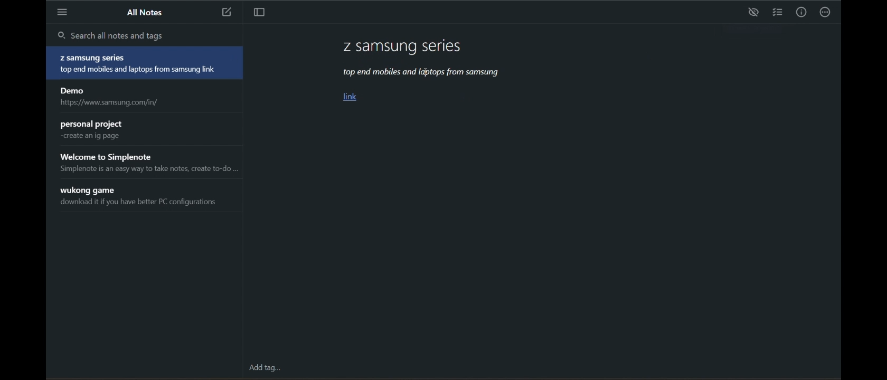 Image resolution: width=887 pixels, height=380 pixels. What do you see at coordinates (147, 130) in the screenshot?
I see `personal project create an ig page` at bounding box center [147, 130].